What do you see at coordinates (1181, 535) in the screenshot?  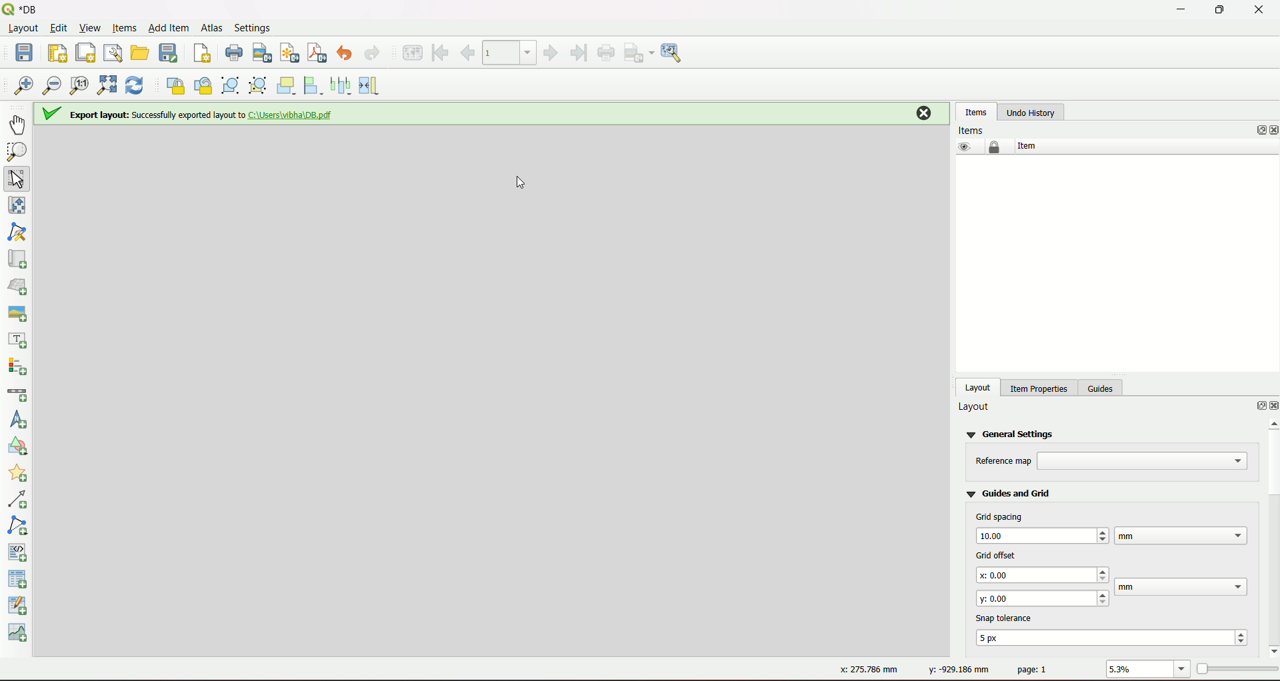 I see `text box` at bounding box center [1181, 535].